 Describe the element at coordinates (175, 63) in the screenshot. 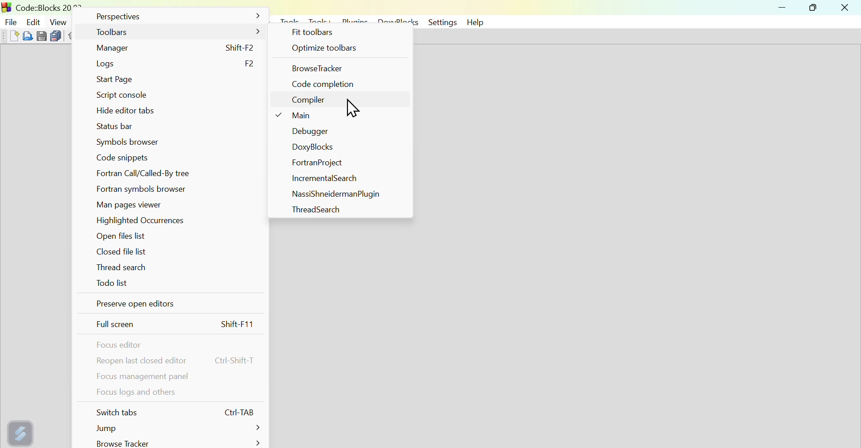

I see `Logs` at that location.